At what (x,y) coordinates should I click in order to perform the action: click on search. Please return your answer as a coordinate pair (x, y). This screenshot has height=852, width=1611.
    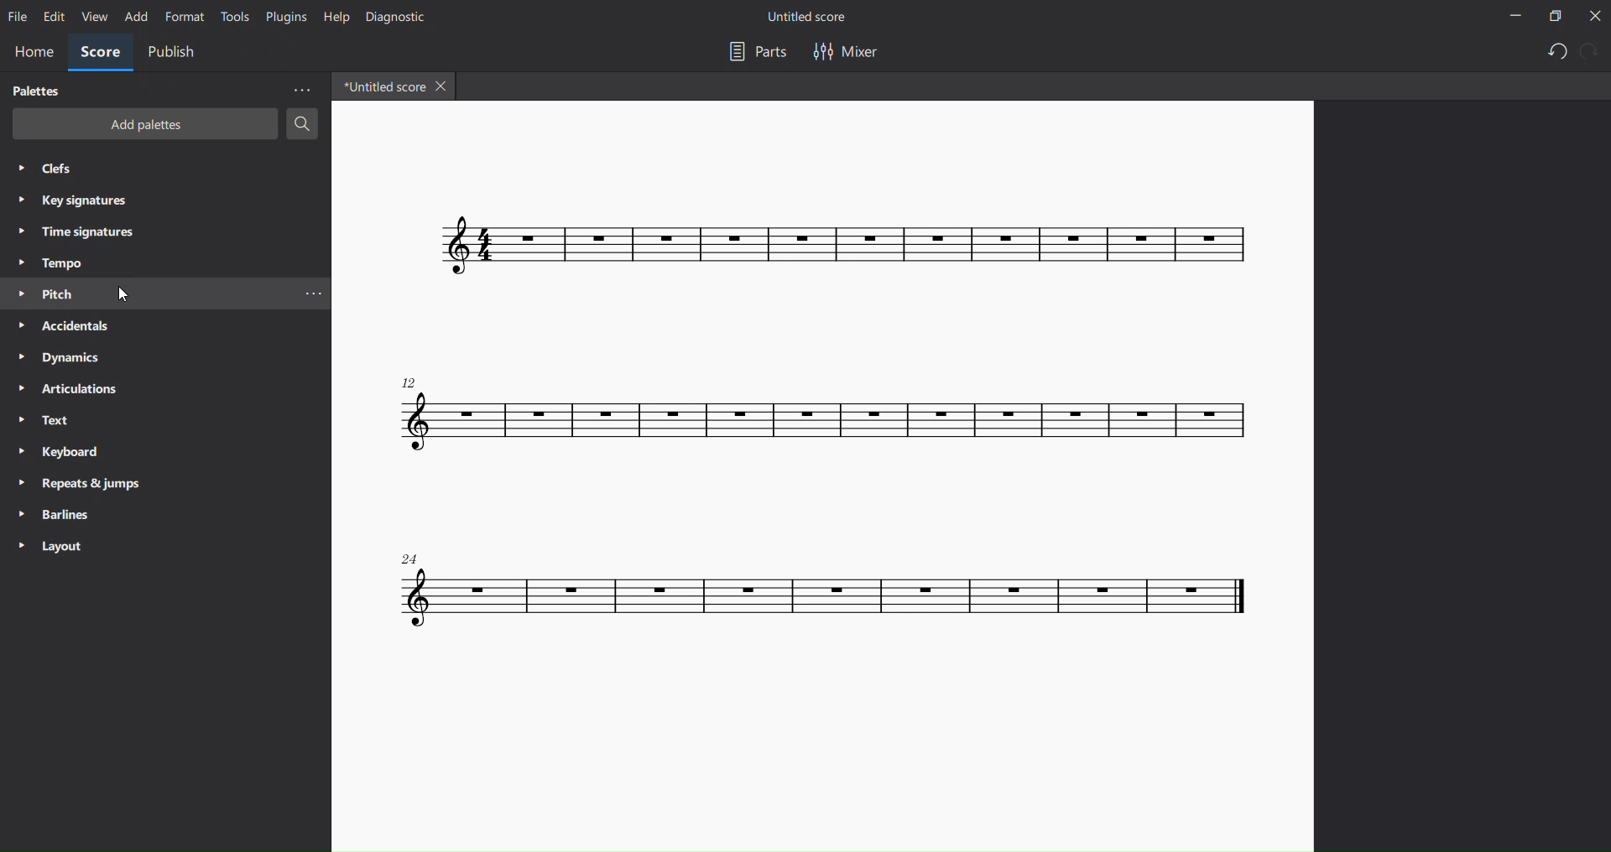
    Looking at the image, I should click on (303, 124).